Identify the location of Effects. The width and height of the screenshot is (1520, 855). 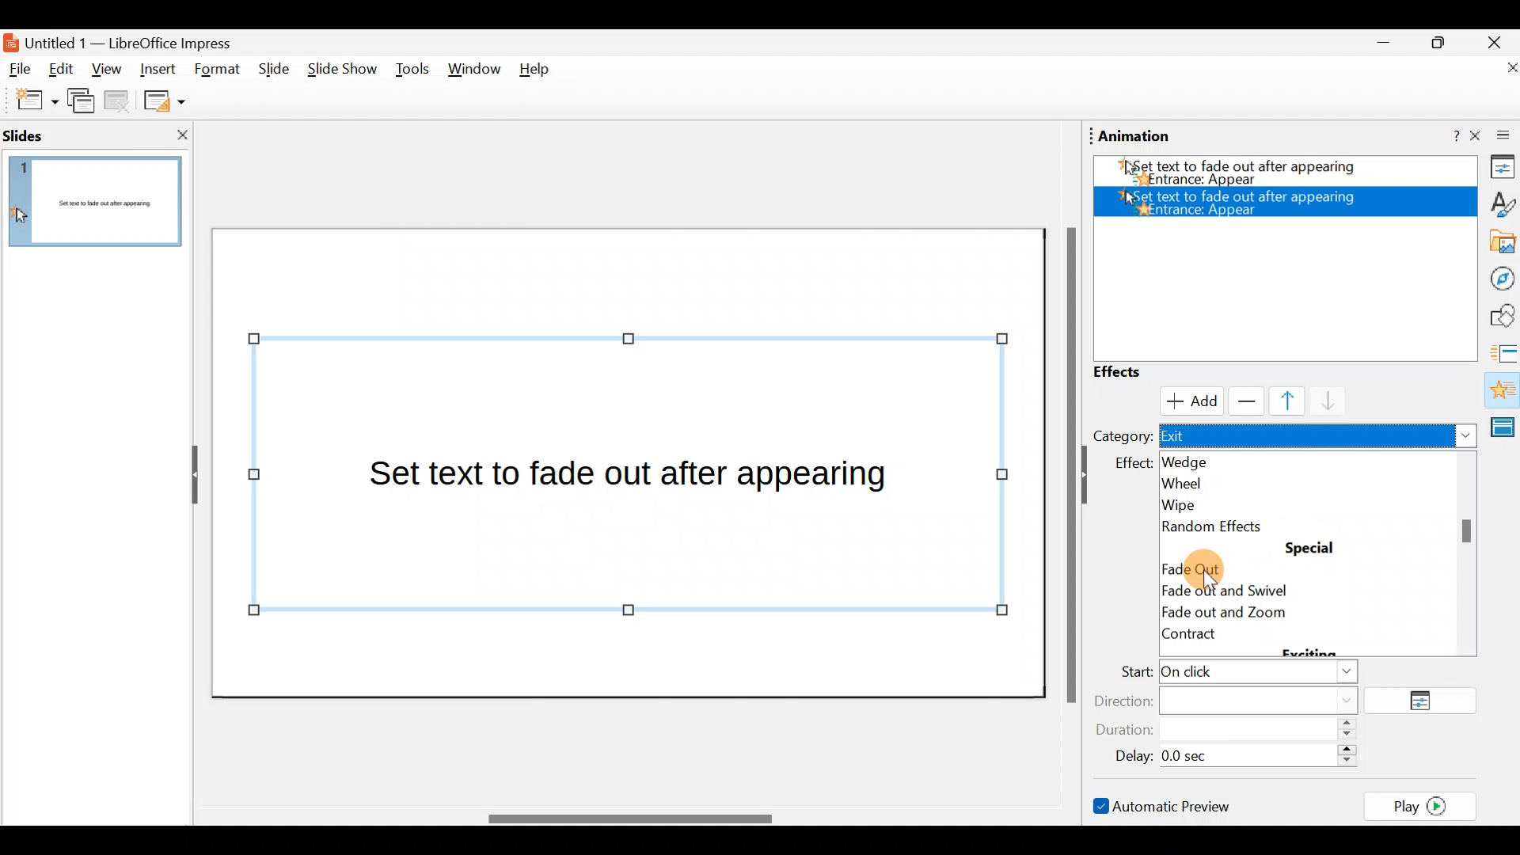
(1132, 372).